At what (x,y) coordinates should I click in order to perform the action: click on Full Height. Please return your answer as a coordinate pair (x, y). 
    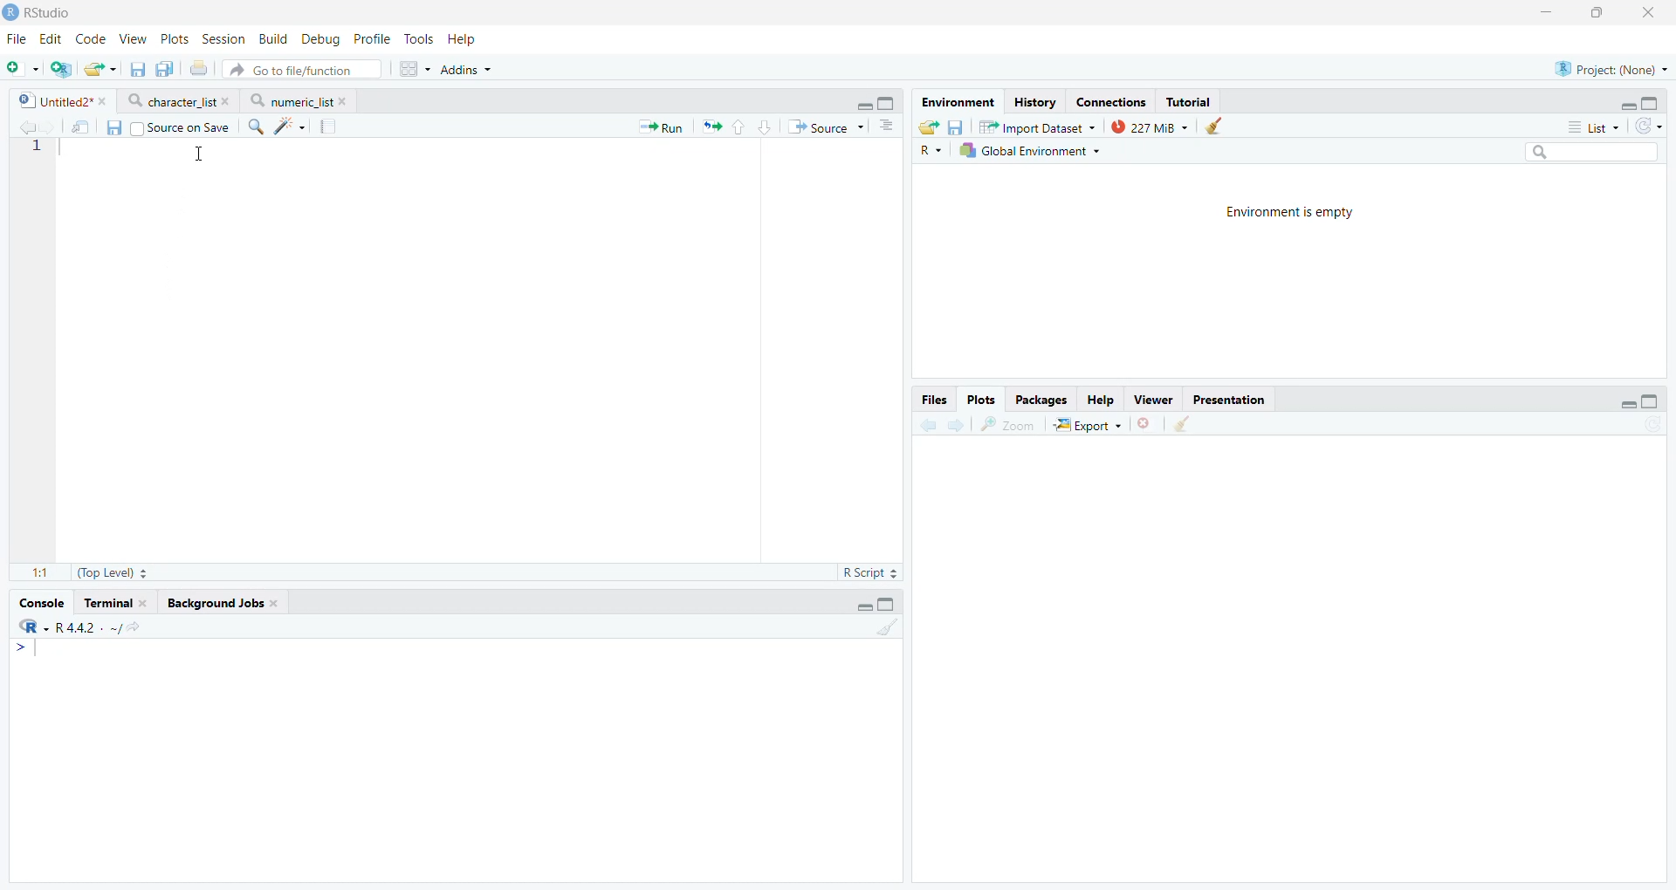
    Looking at the image, I should click on (1652, 100).